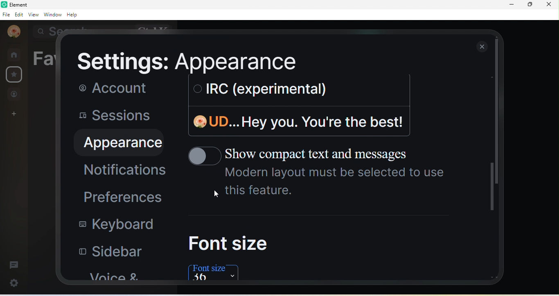  What do you see at coordinates (228, 242) in the screenshot?
I see `font size` at bounding box center [228, 242].